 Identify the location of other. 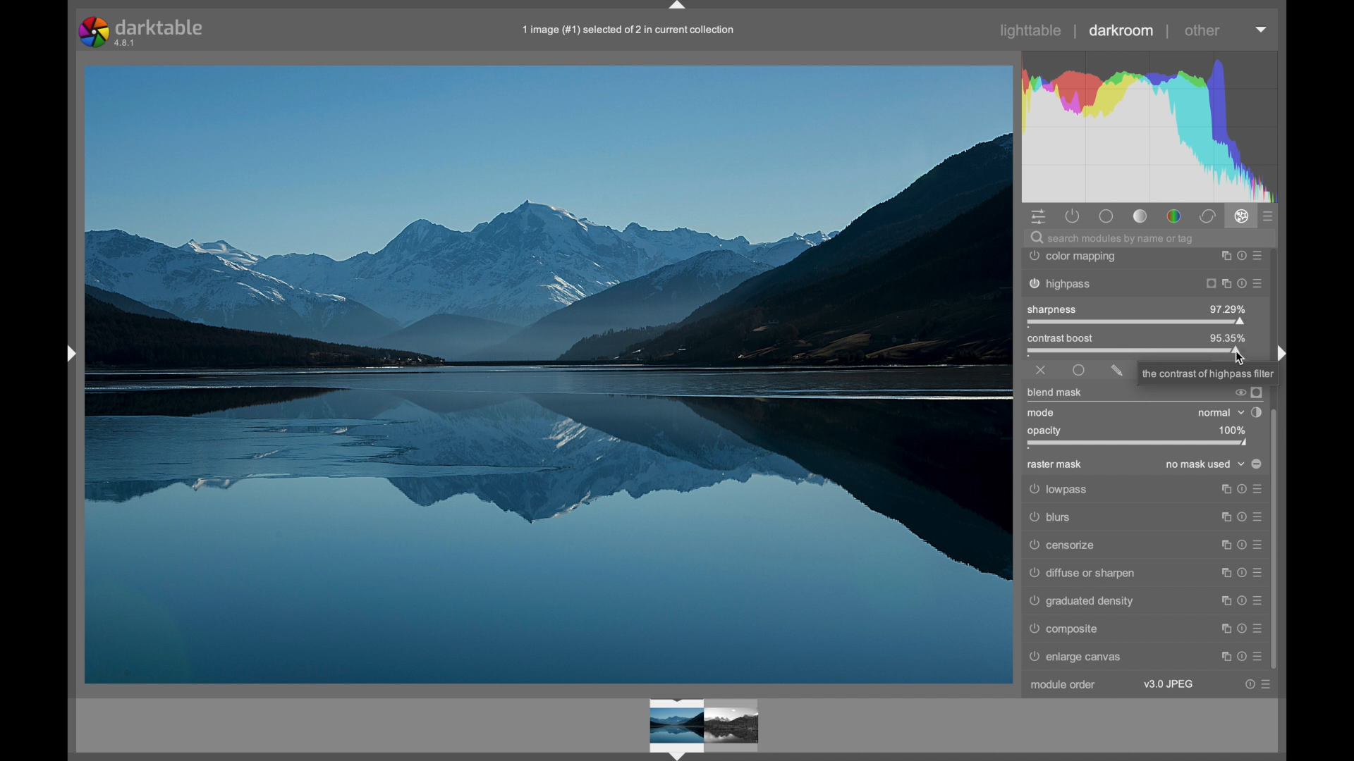
(1202, 30).